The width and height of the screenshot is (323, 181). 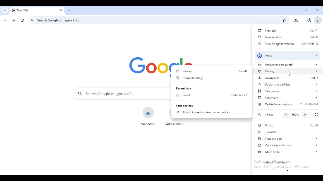 What do you see at coordinates (148, 116) in the screenshot?
I see `web store` at bounding box center [148, 116].